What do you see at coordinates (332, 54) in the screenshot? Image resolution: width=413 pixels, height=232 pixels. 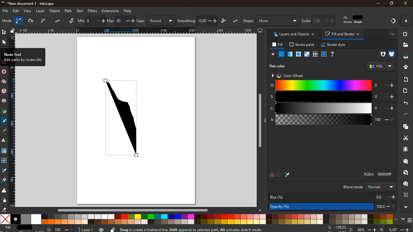 I see `help` at bounding box center [332, 54].